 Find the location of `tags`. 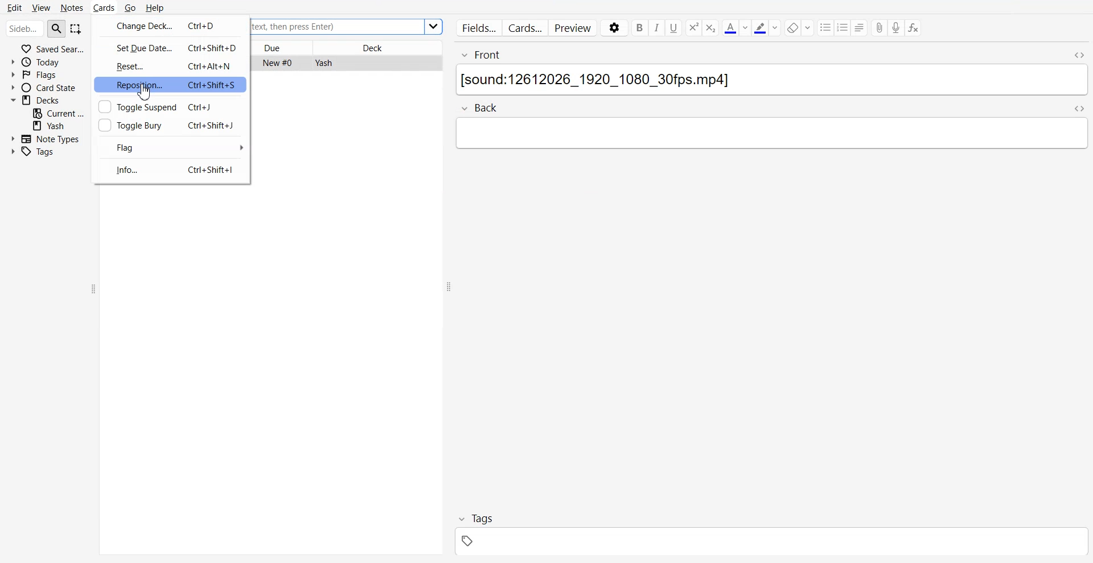

tags is located at coordinates (771, 543).